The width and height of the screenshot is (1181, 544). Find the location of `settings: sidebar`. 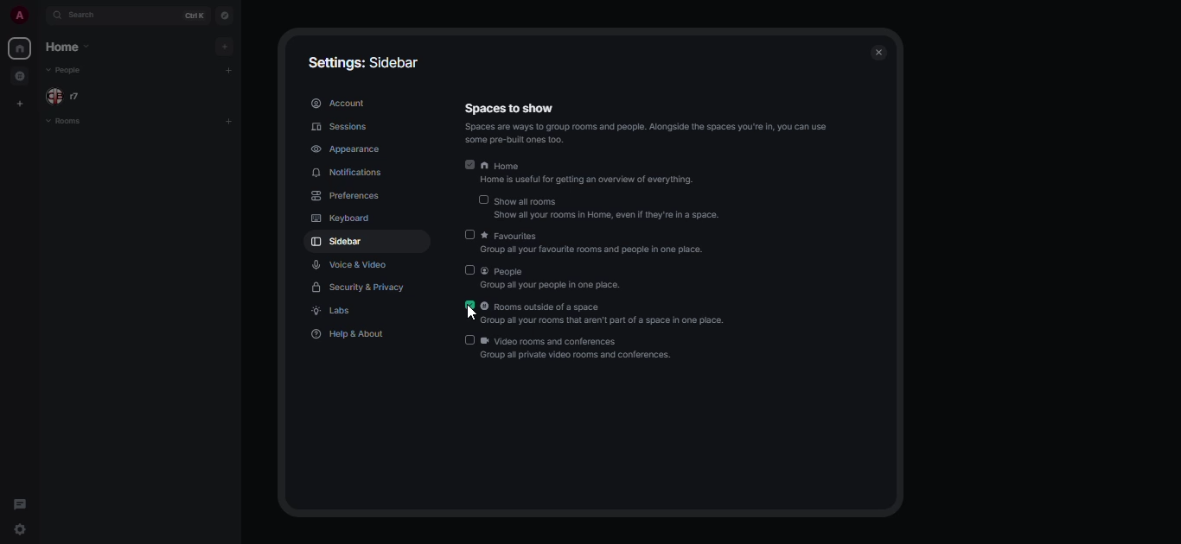

settings: sidebar is located at coordinates (357, 62).